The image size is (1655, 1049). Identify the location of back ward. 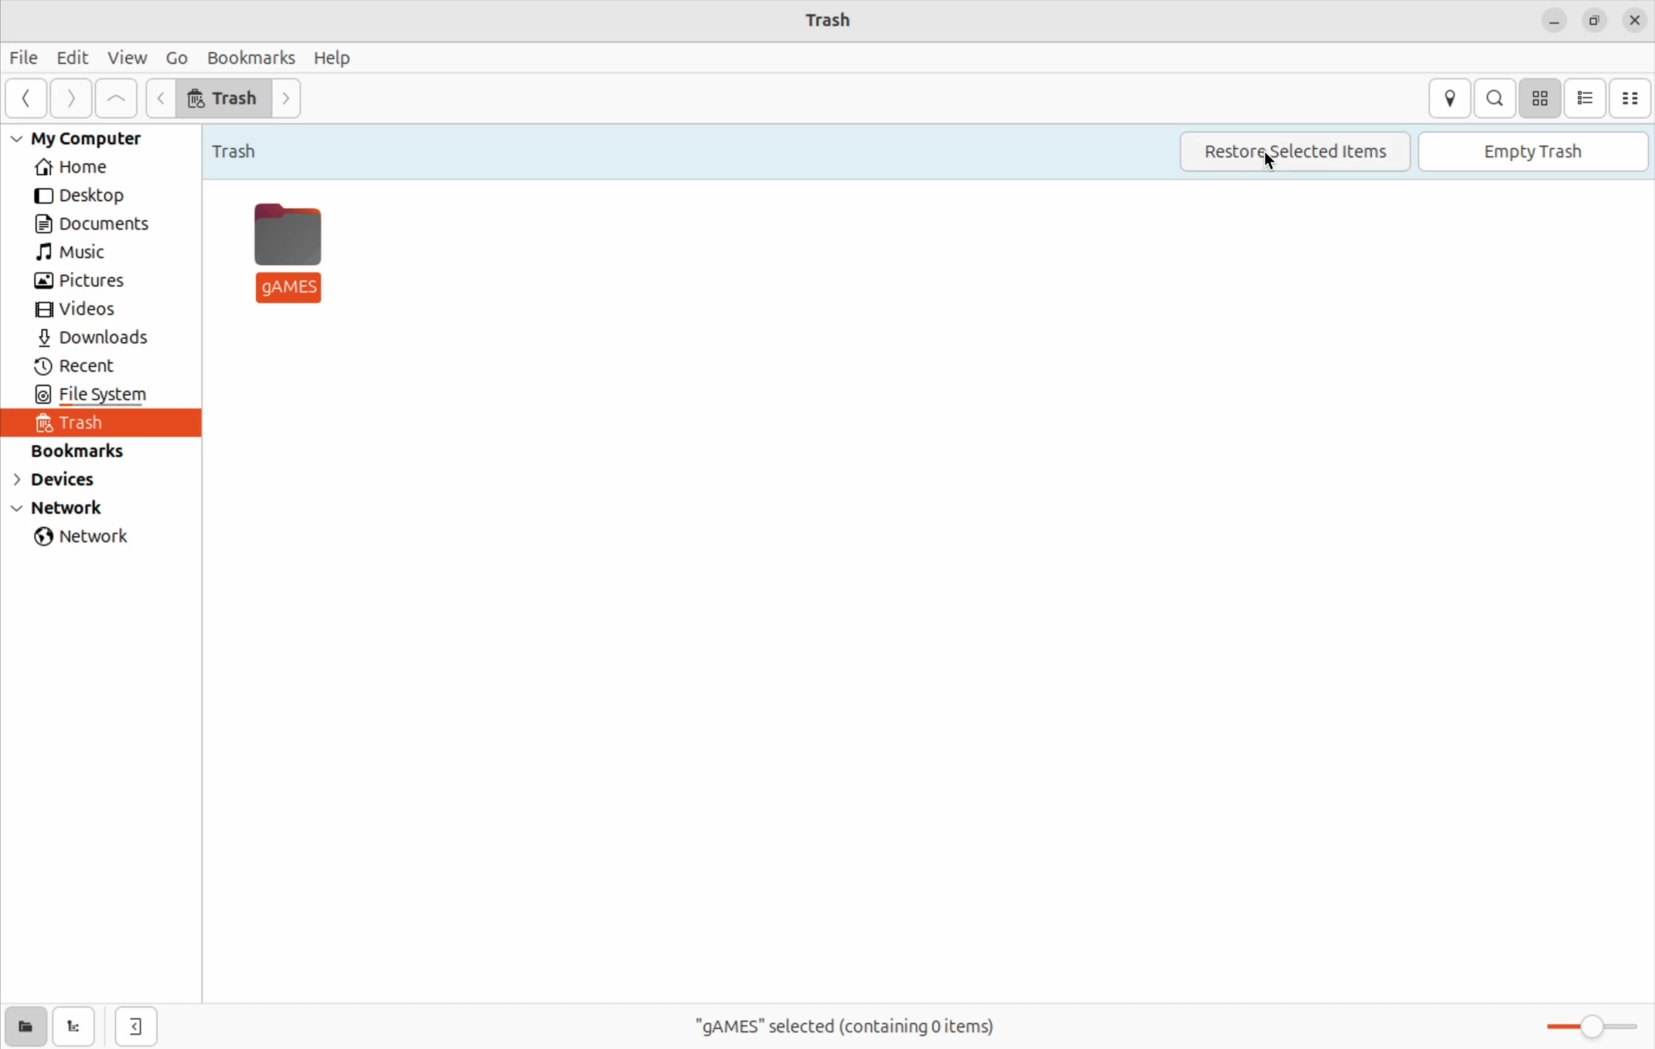
(27, 100).